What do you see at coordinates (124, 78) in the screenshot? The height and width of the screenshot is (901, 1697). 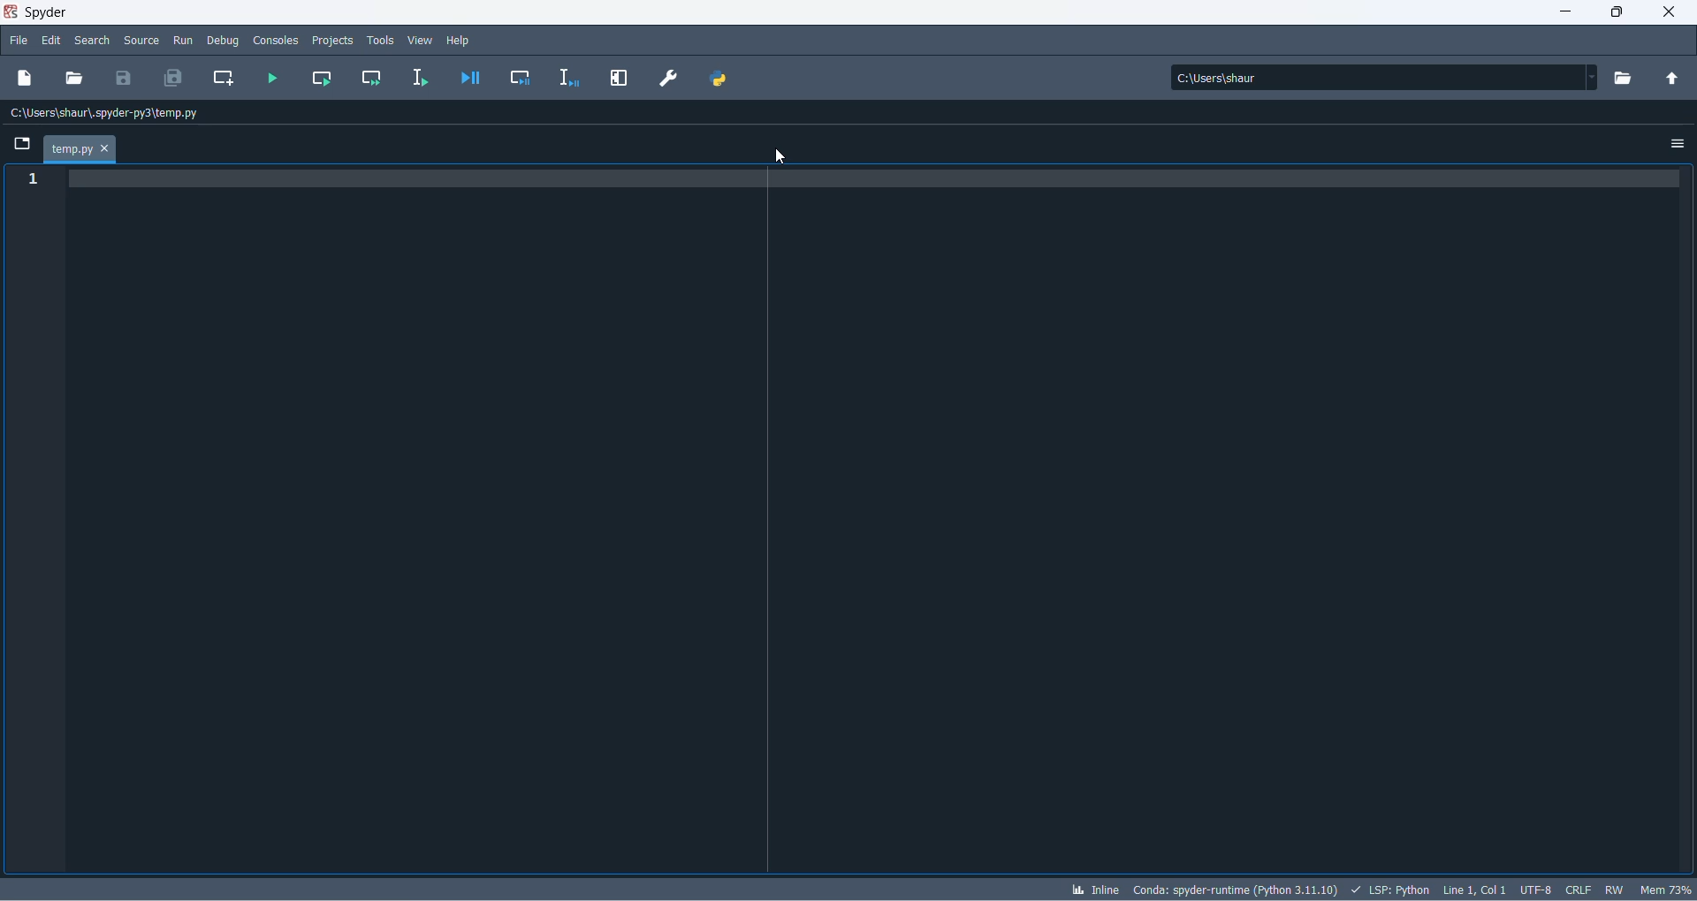 I see `save` at bounding box center [124, 78].